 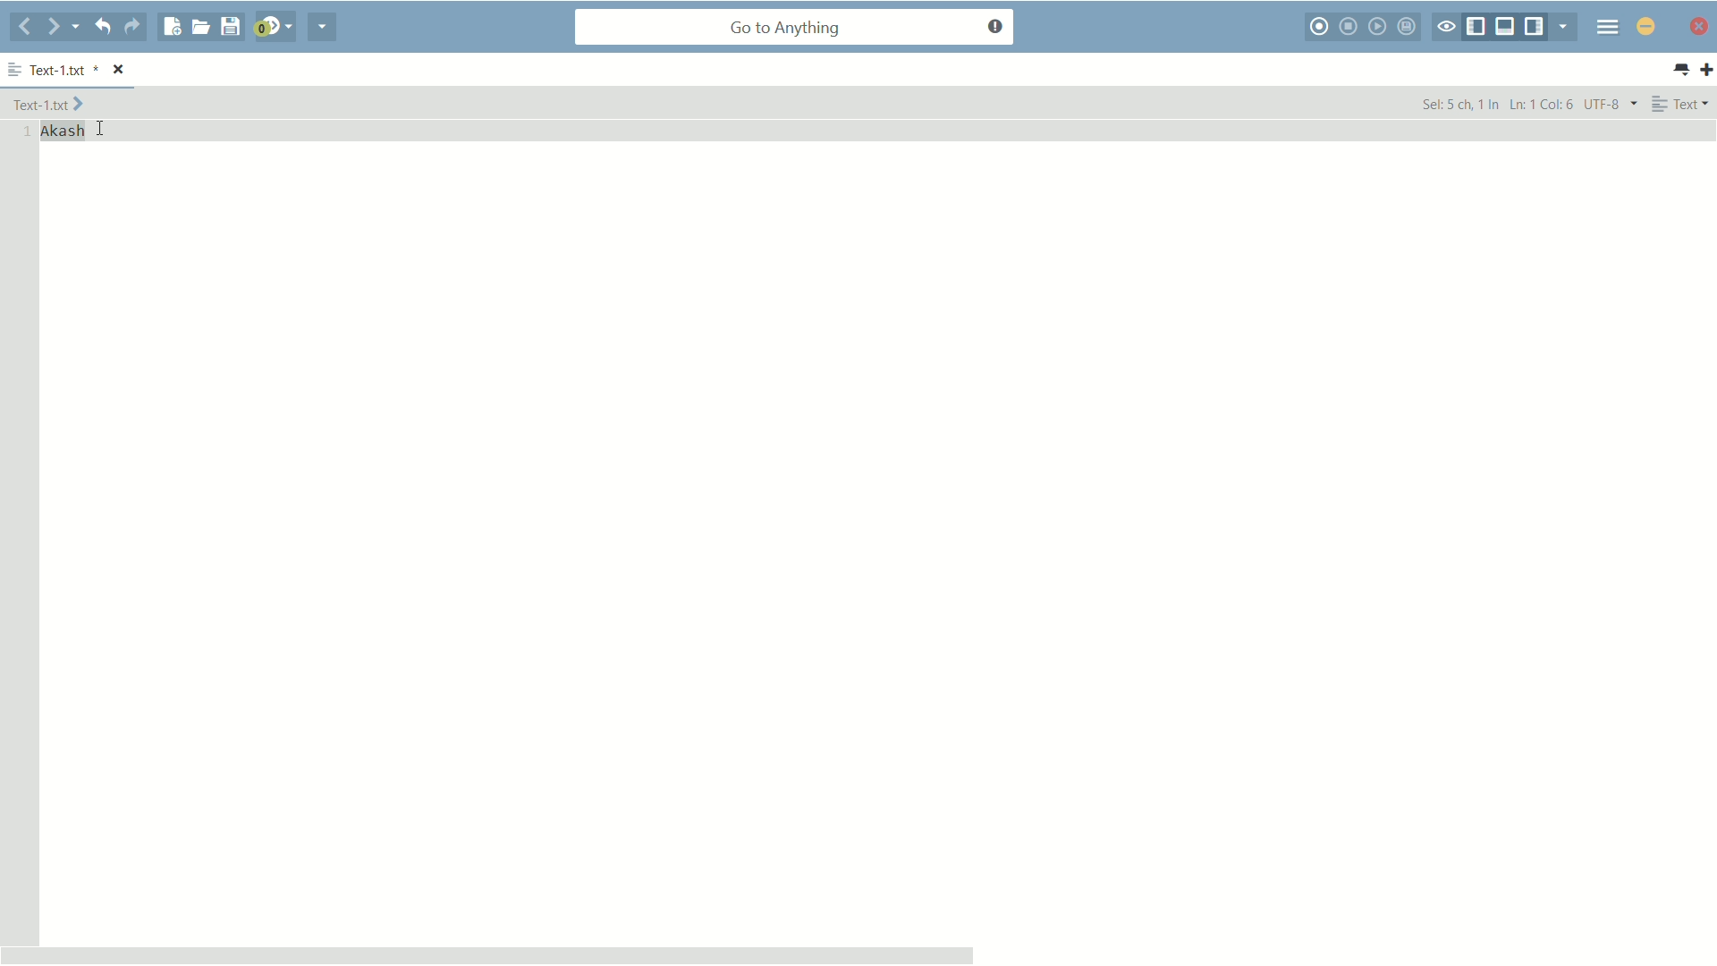 What do you see at coordinates (132, 27) in the screenshot?
I see `redo` at bounding box center [132, 27].